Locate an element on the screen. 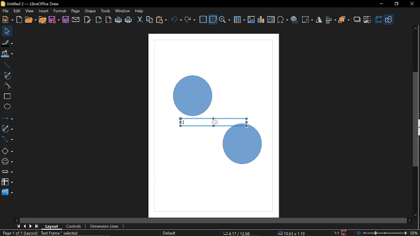  Move left is located at coordinates (16, 219).